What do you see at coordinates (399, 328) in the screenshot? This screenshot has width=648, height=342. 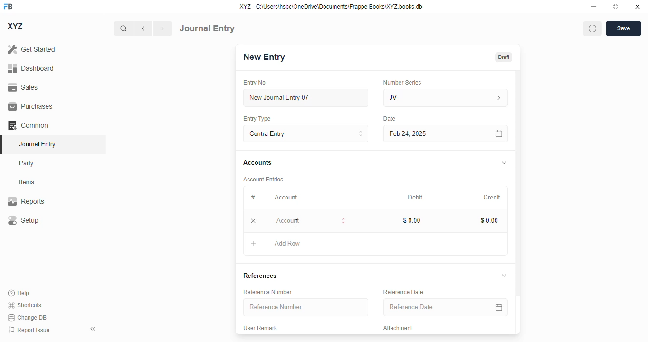 I see `attachment` at bounding box center [399, 328].